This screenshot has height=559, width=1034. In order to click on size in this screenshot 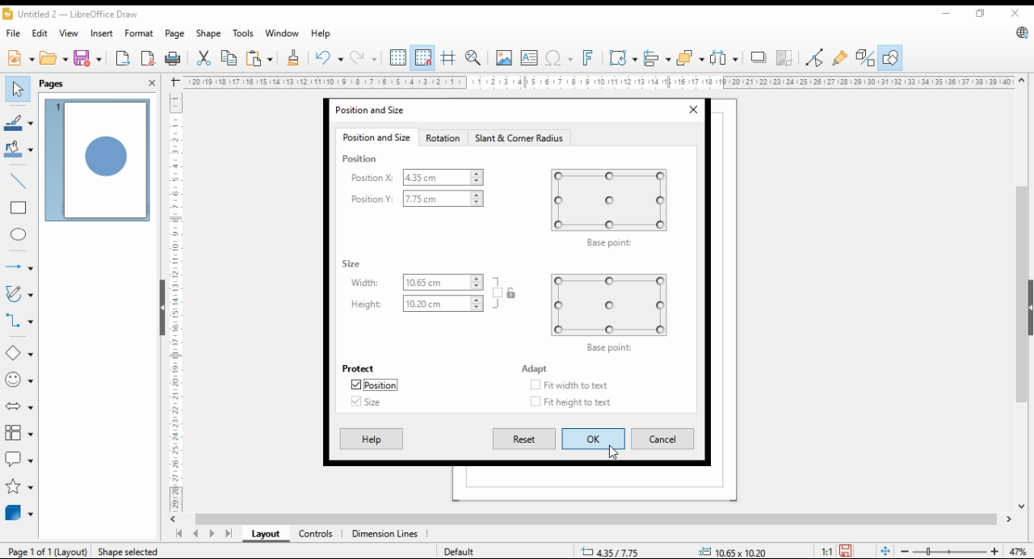, I will do `click(352, 265)`.